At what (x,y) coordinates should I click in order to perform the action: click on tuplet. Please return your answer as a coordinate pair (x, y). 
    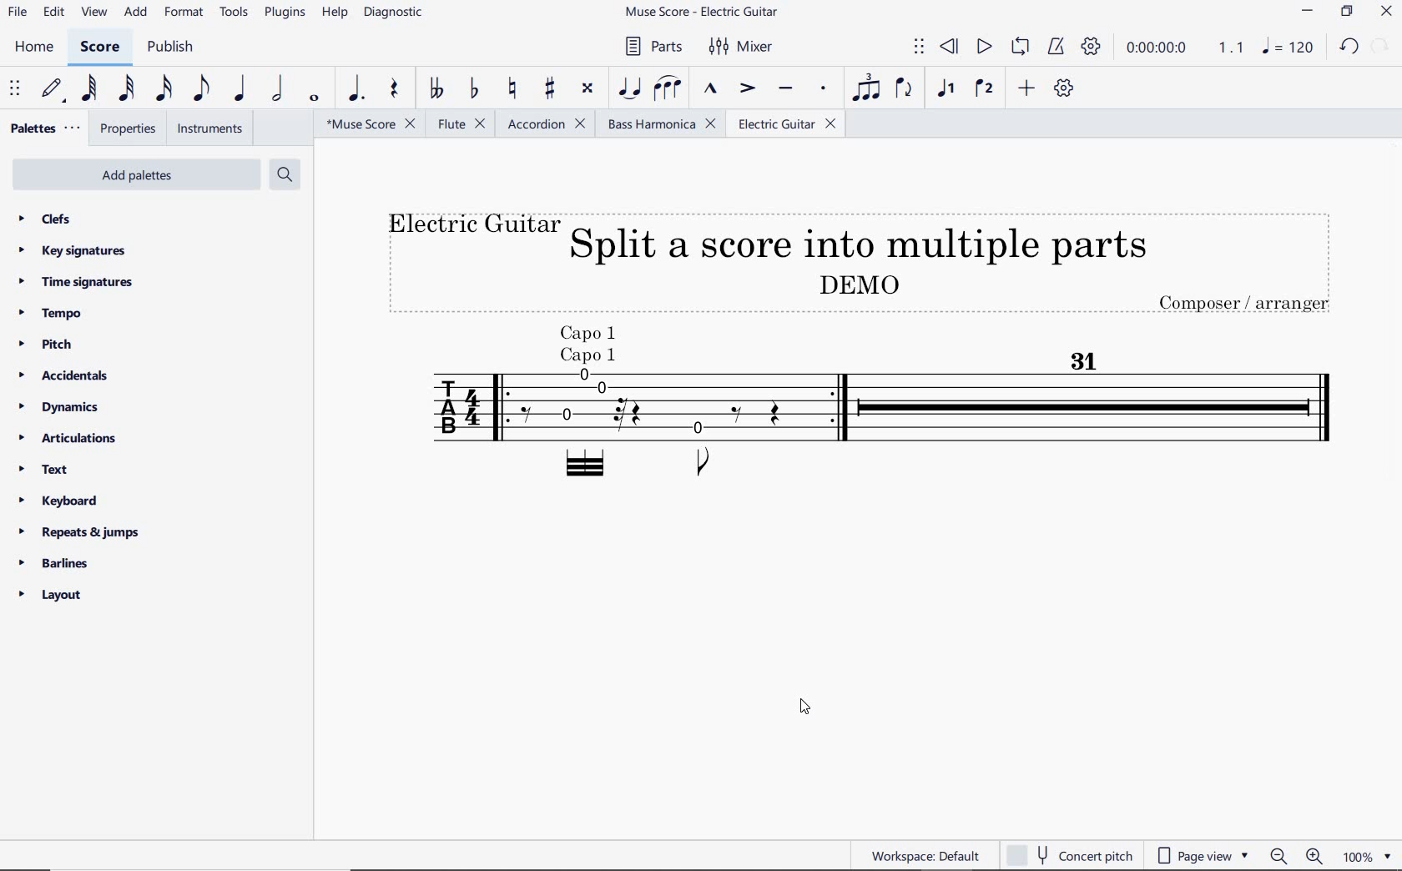
    Looking at the image, I should click on (867, 88).